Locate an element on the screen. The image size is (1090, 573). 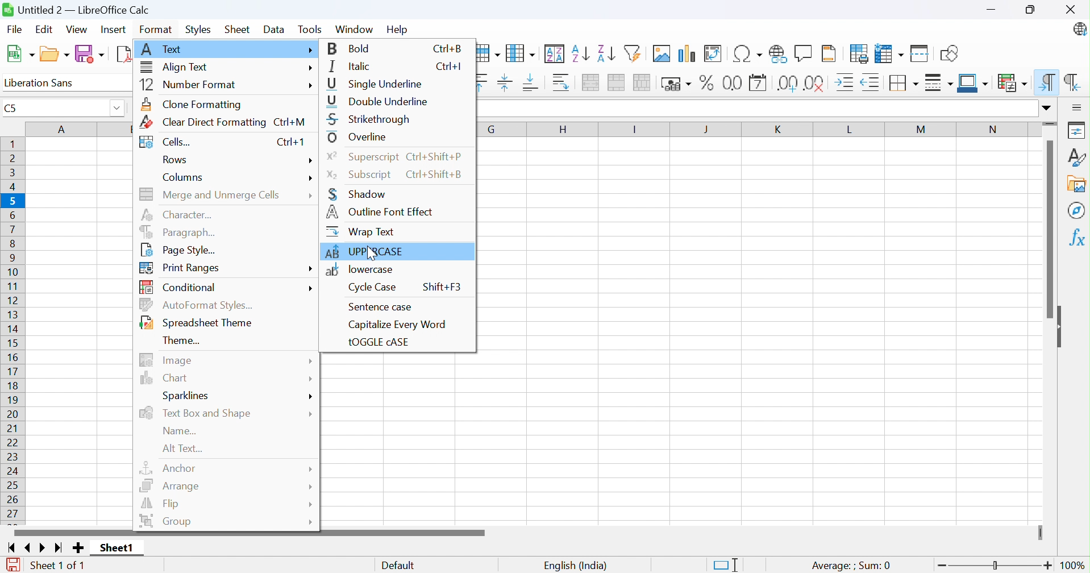
Slider is located at coordinates (997, 565).